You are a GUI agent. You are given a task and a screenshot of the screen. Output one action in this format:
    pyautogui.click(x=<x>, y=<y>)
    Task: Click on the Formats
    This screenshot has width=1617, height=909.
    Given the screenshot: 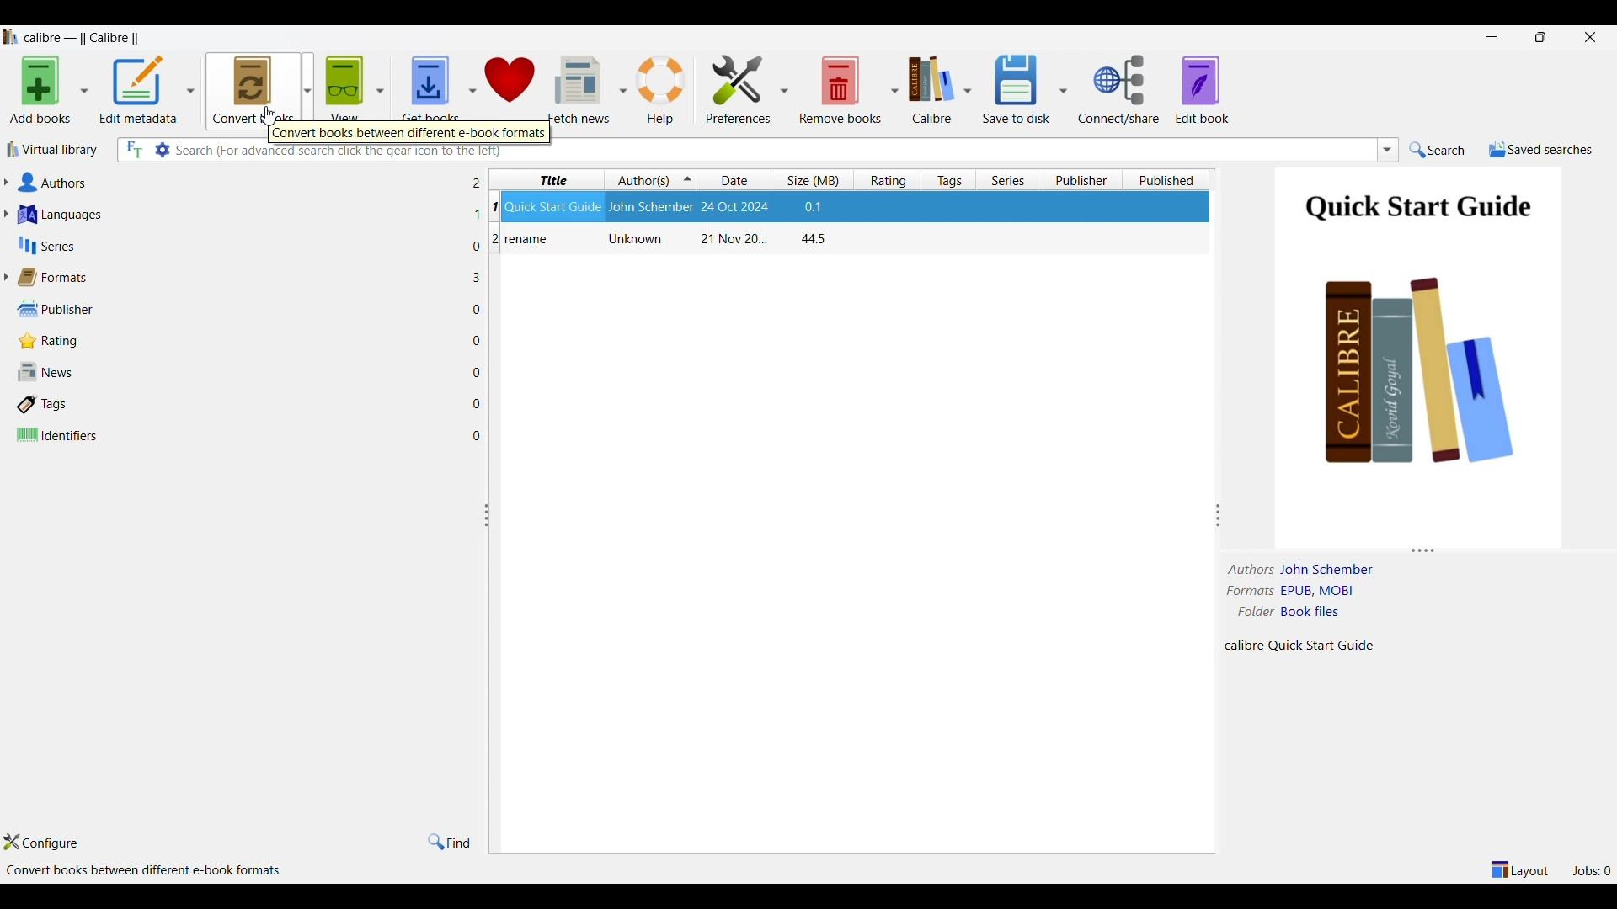 What is the action you would take?
    pyautogui.click(x=237, y=278)
    